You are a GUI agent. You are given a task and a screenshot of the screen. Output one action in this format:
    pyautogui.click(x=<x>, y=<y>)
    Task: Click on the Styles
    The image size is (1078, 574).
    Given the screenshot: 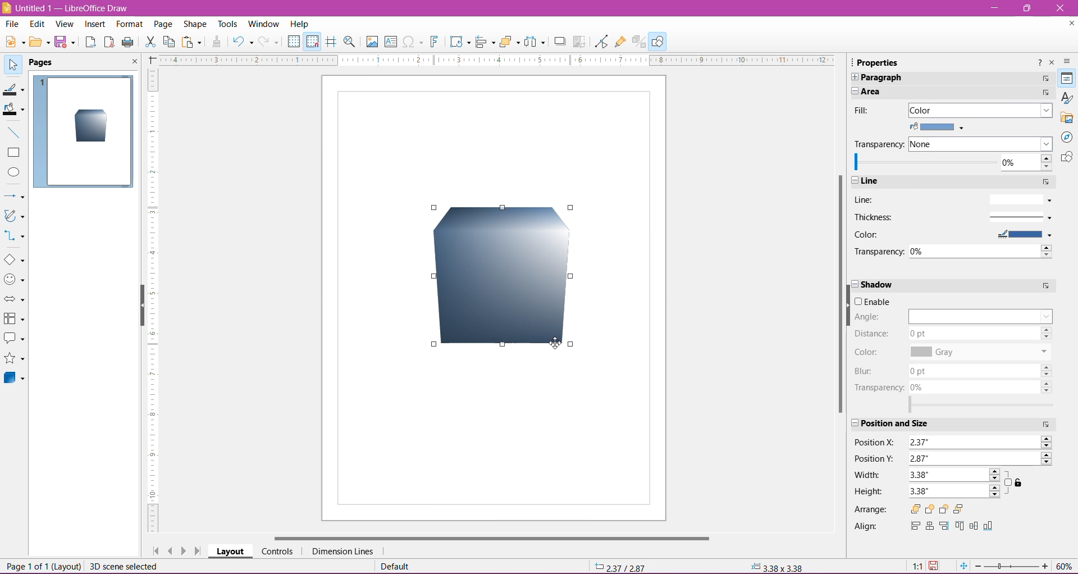 What is the action you would take?
    pyautogui.click(x=1066, y=98)
    